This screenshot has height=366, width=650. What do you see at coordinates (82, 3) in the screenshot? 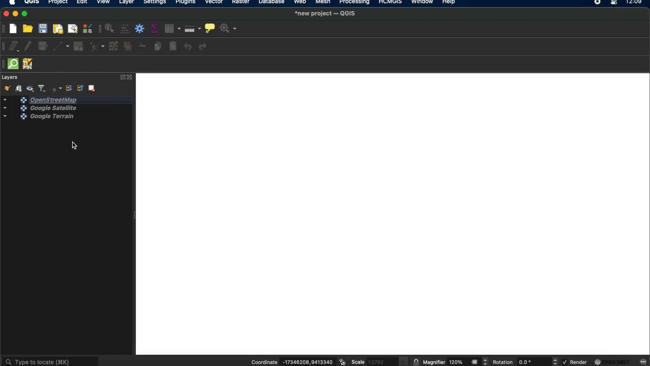
I see `edit` at bounding box center [82, 3].